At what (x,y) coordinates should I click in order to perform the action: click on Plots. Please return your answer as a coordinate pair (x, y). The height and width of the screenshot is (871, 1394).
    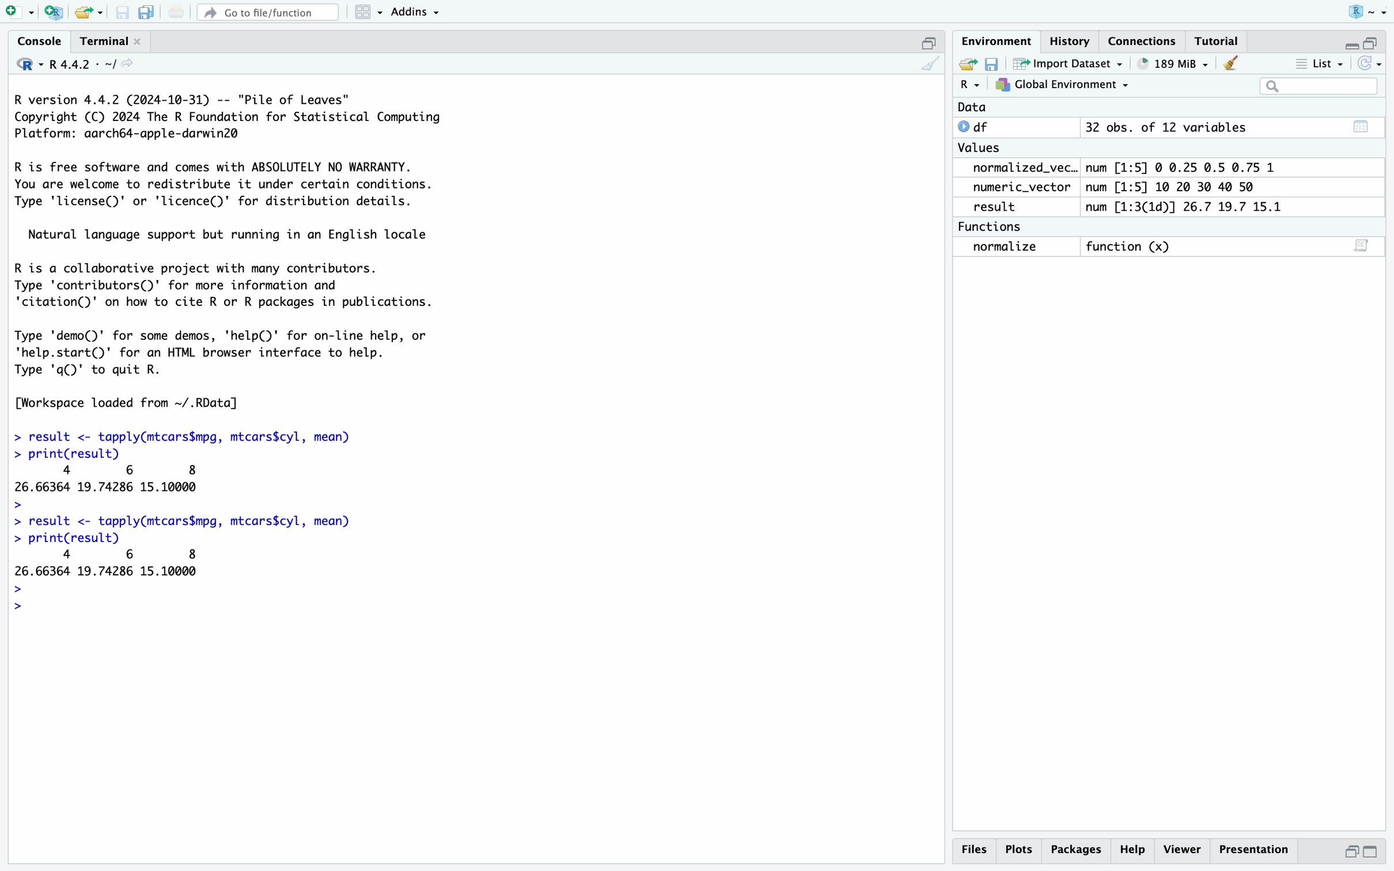
    Looking at the image, I should click on (1019, 850).